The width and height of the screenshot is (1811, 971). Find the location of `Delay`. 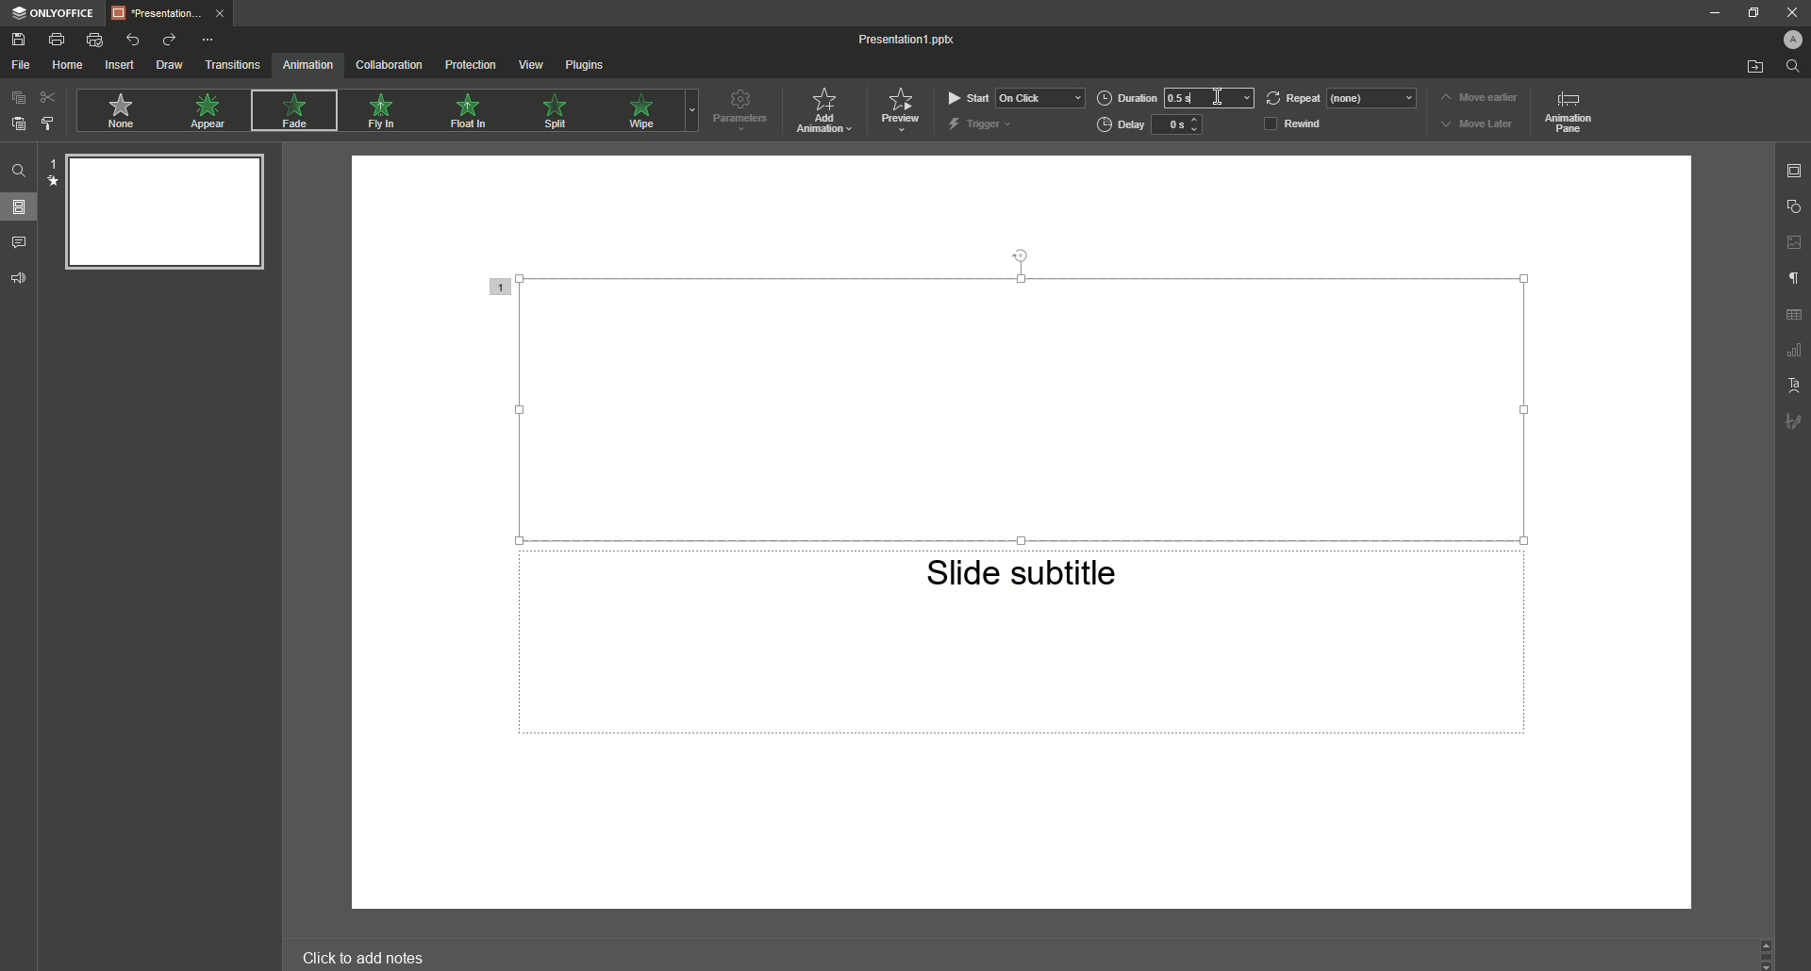

Delay is located at coordinates (1152, 125).